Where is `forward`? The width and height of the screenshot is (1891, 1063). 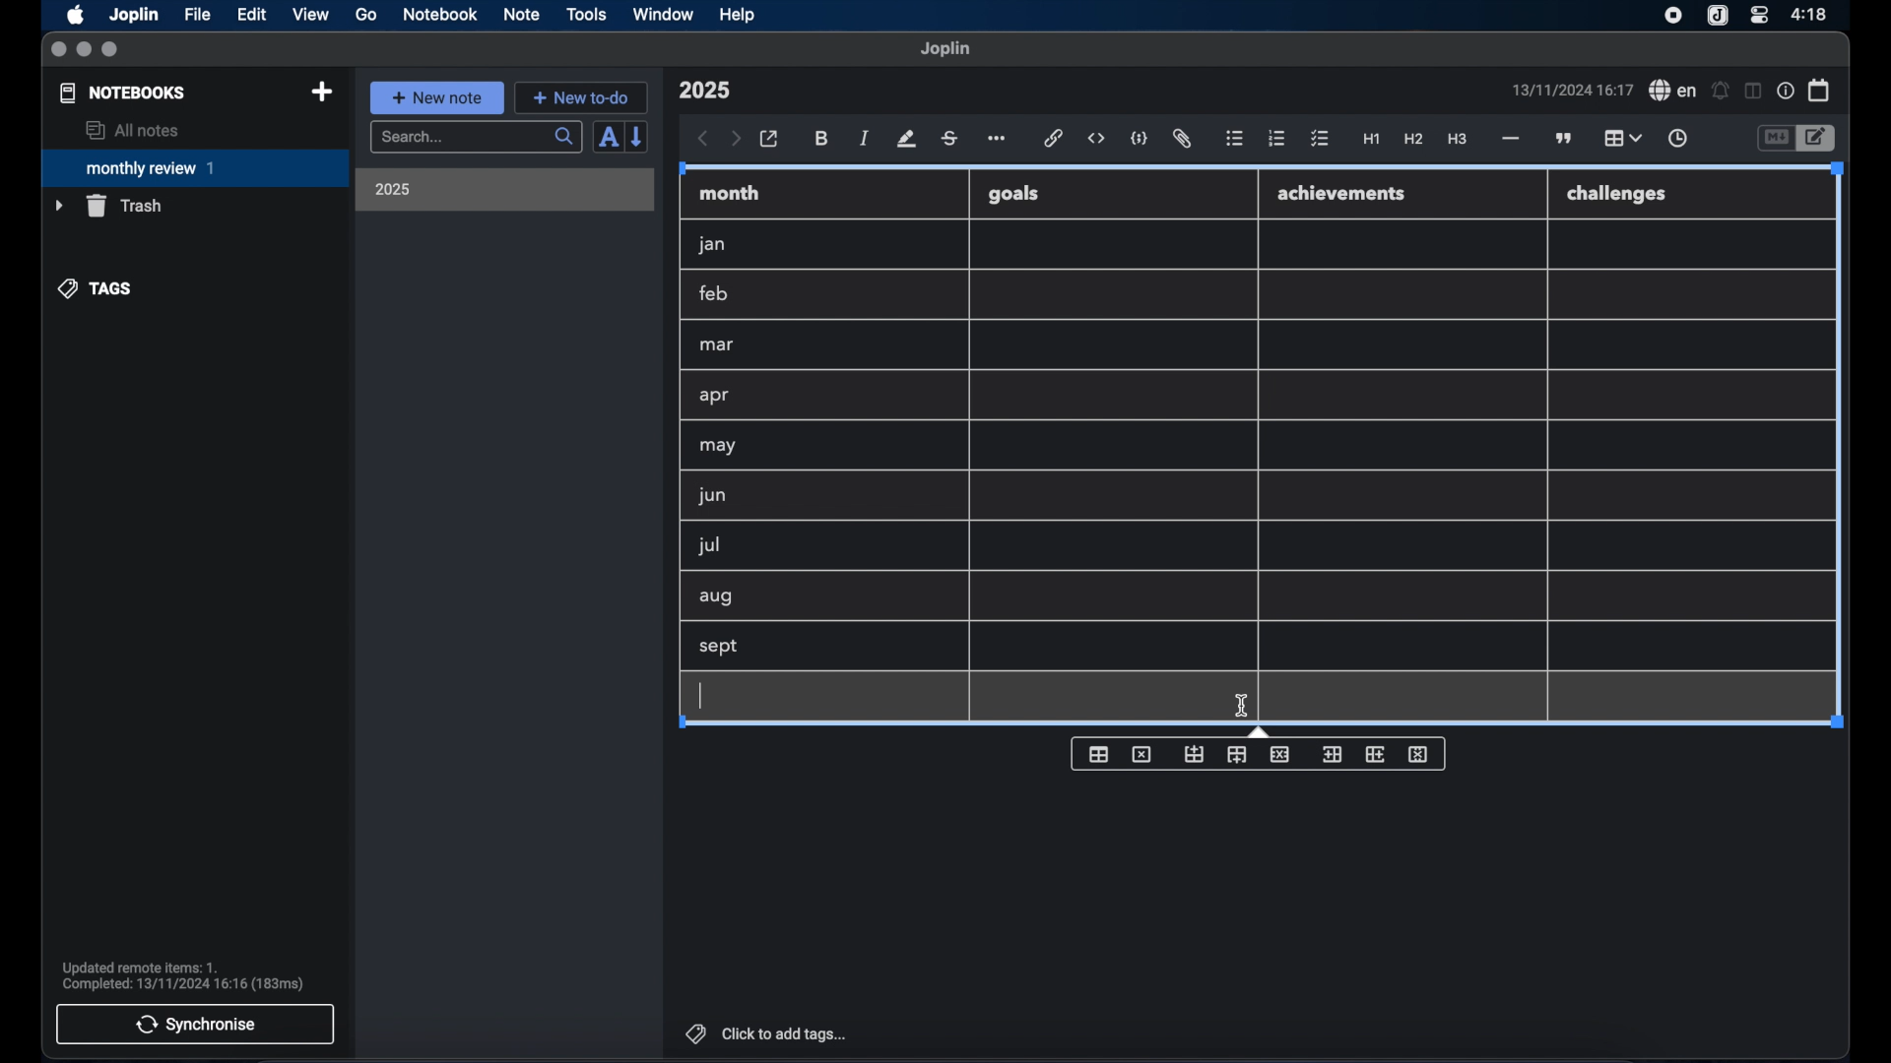
forward is located at coordinates (736, 140).